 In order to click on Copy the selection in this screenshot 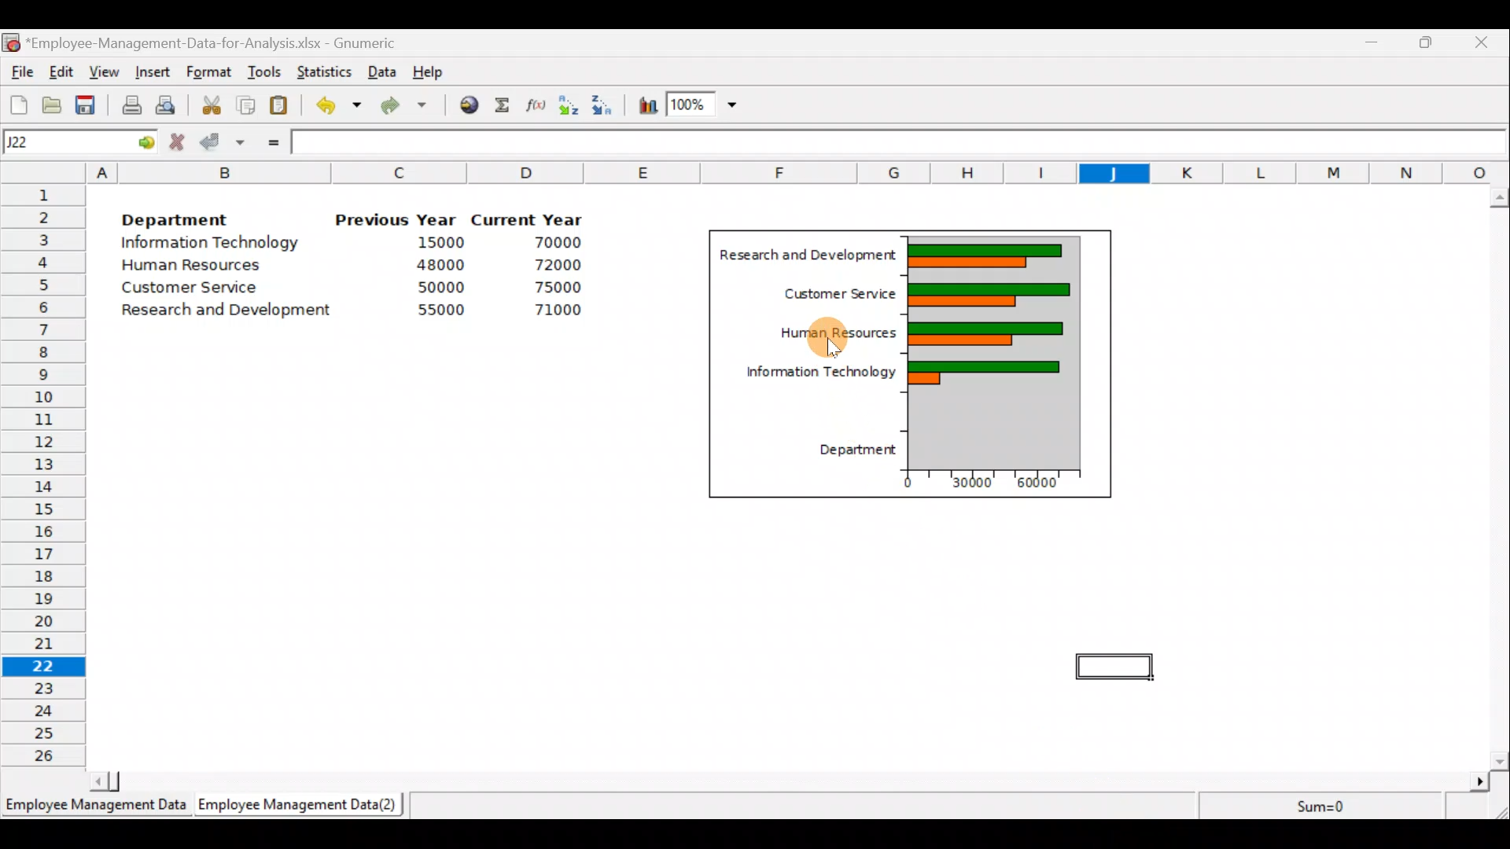, I will do `click(250, 105)`.